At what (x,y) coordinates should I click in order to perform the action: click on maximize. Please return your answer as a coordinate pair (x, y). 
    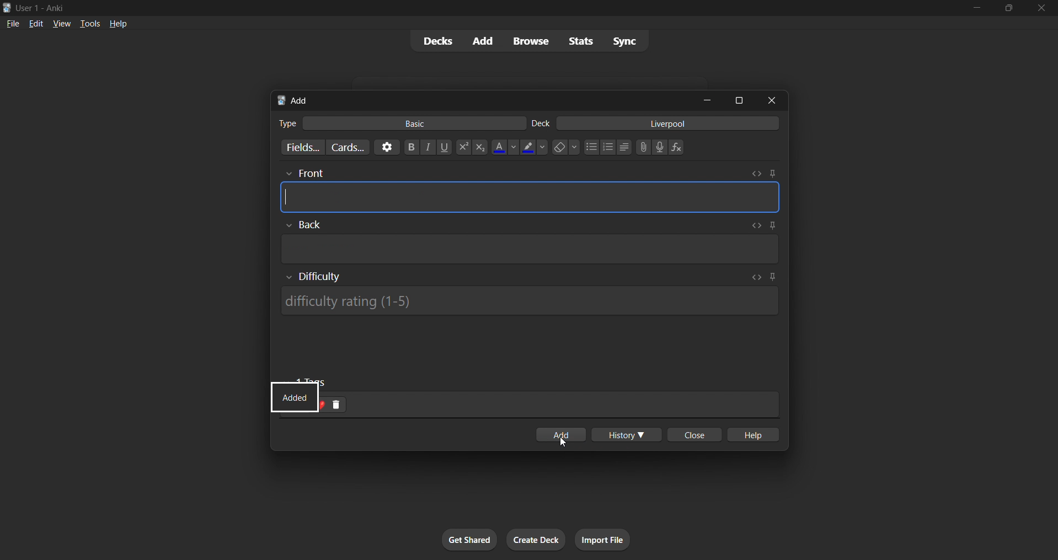
    Looking at the image, I should click on (740, 99).